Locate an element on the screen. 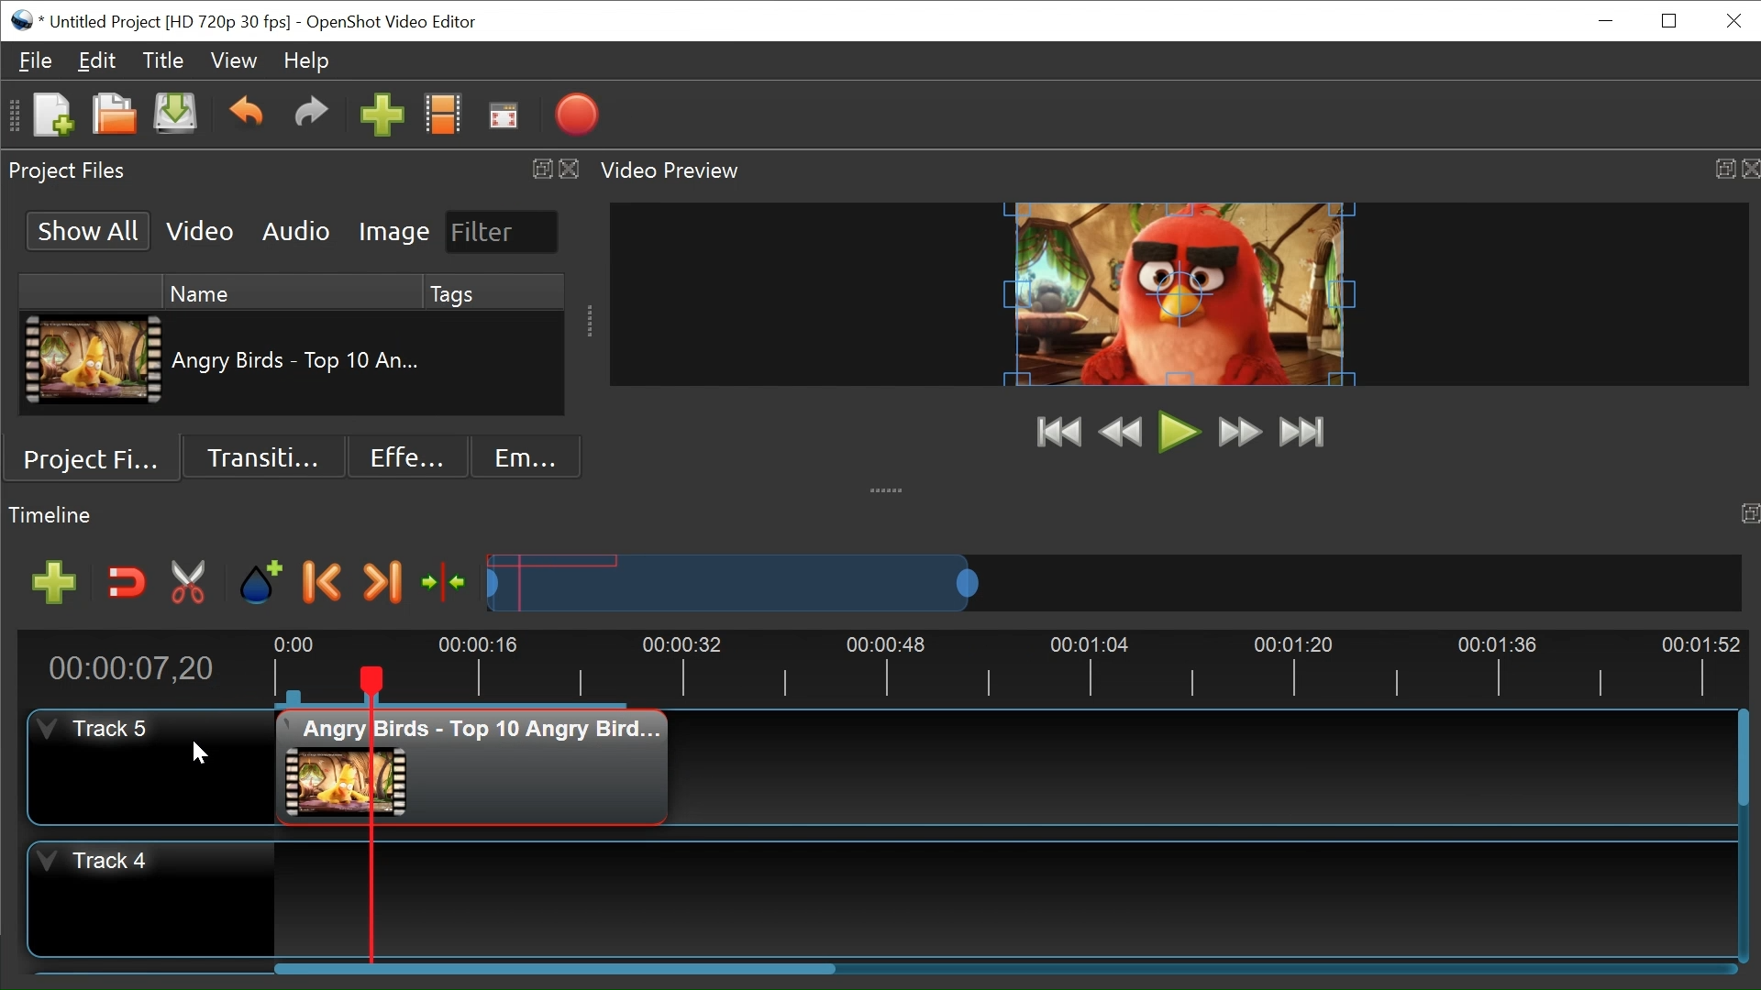  minimize is located at coordinates (1609, 21).